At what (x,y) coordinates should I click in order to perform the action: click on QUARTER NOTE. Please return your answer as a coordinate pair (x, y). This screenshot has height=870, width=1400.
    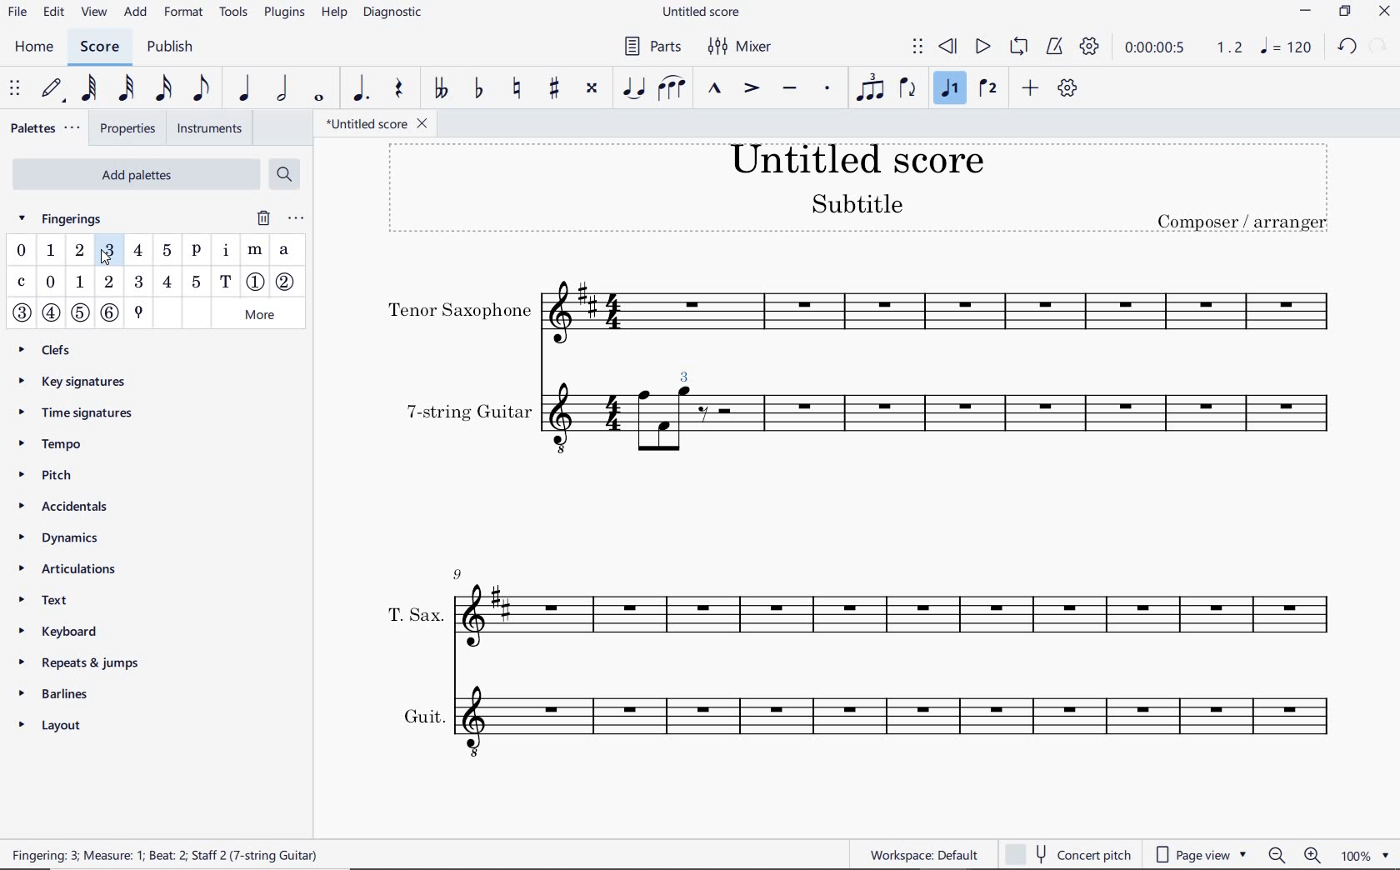
    Looking at the image, I should click on (247, 89).